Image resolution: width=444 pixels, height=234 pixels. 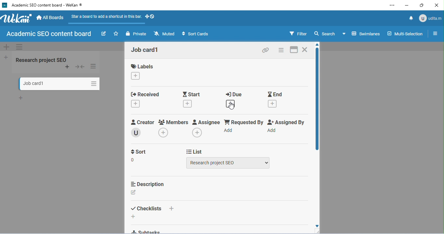 What do you see at coordinates (192, 94) in the screenshot?
I see `start` at bounding box center [192, 94].